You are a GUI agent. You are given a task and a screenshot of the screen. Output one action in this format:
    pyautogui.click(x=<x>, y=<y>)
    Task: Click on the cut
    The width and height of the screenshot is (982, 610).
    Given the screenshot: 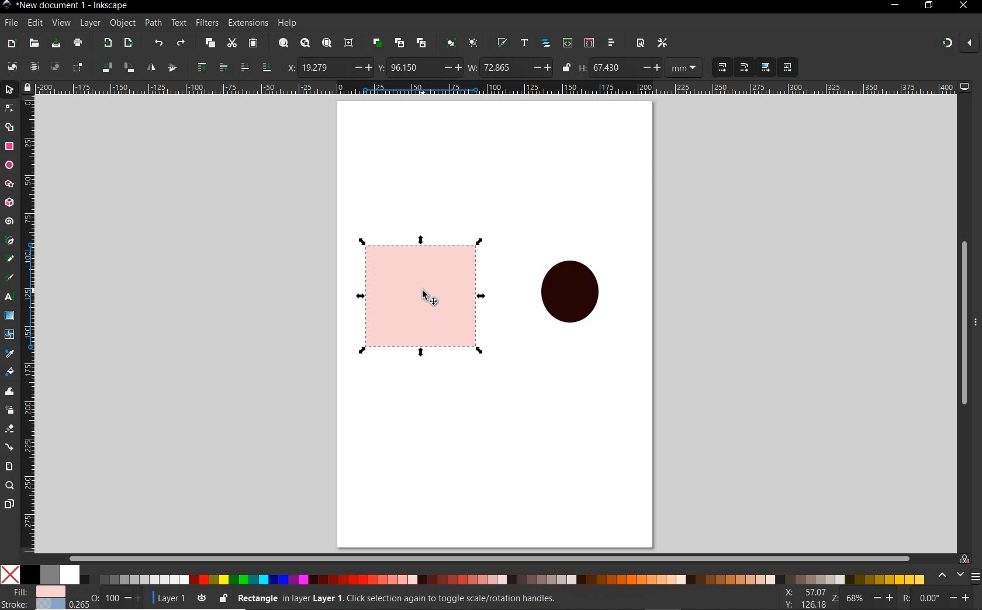 What is the action you would take?
    pyautogui.click(x=232, y=43)
    